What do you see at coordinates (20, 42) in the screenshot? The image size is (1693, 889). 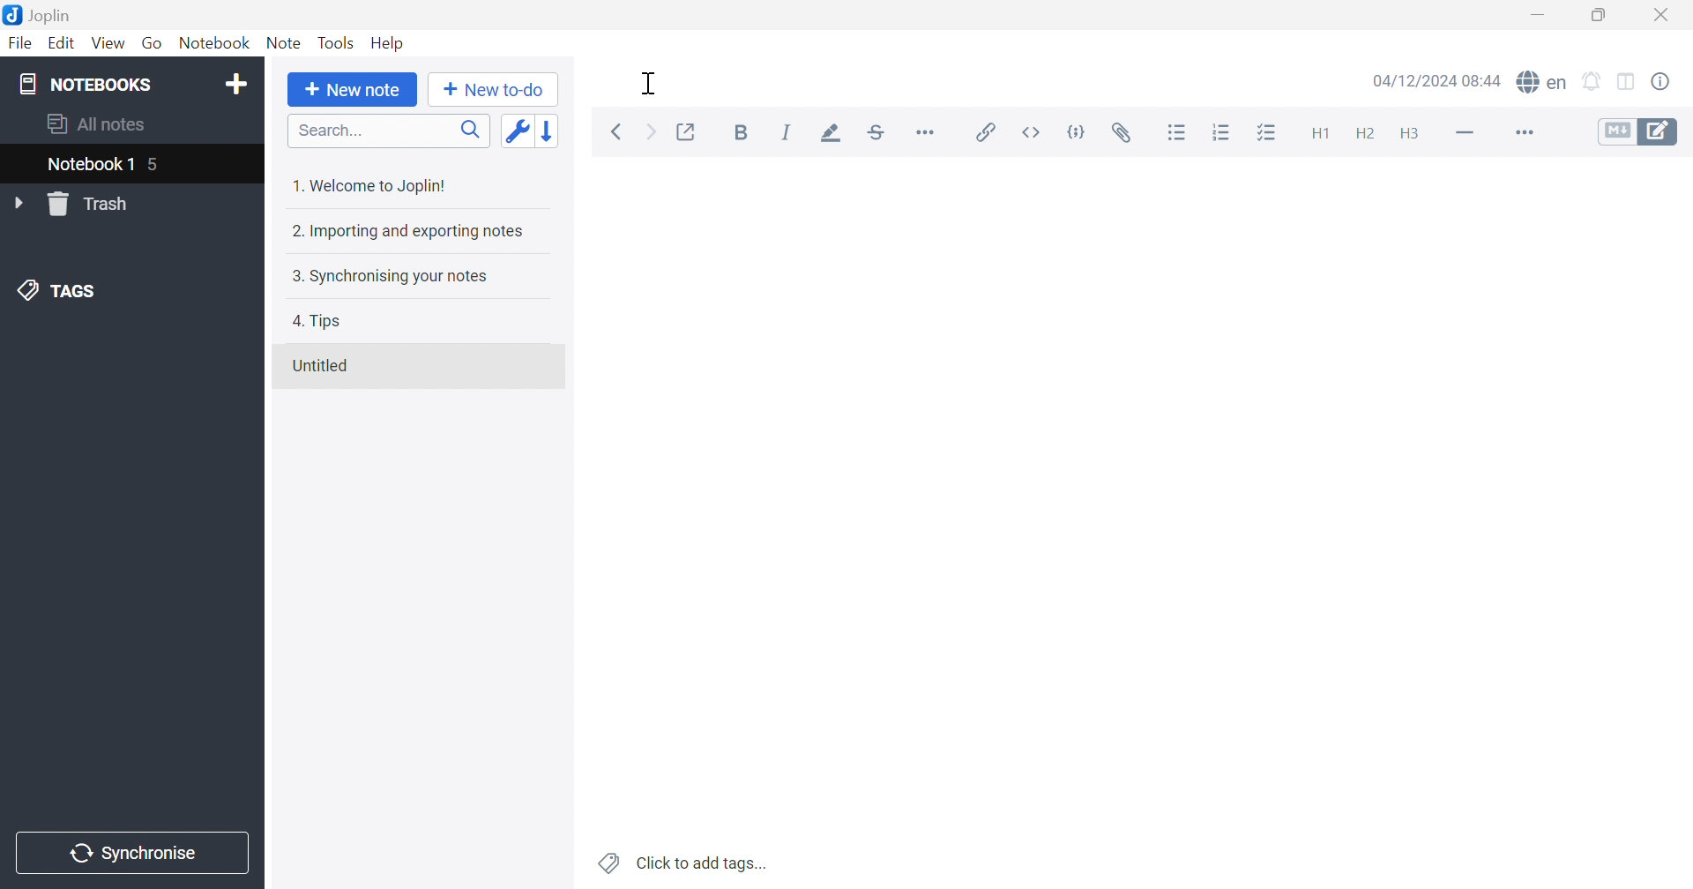 I see `File` at bounding box center [20, 42].